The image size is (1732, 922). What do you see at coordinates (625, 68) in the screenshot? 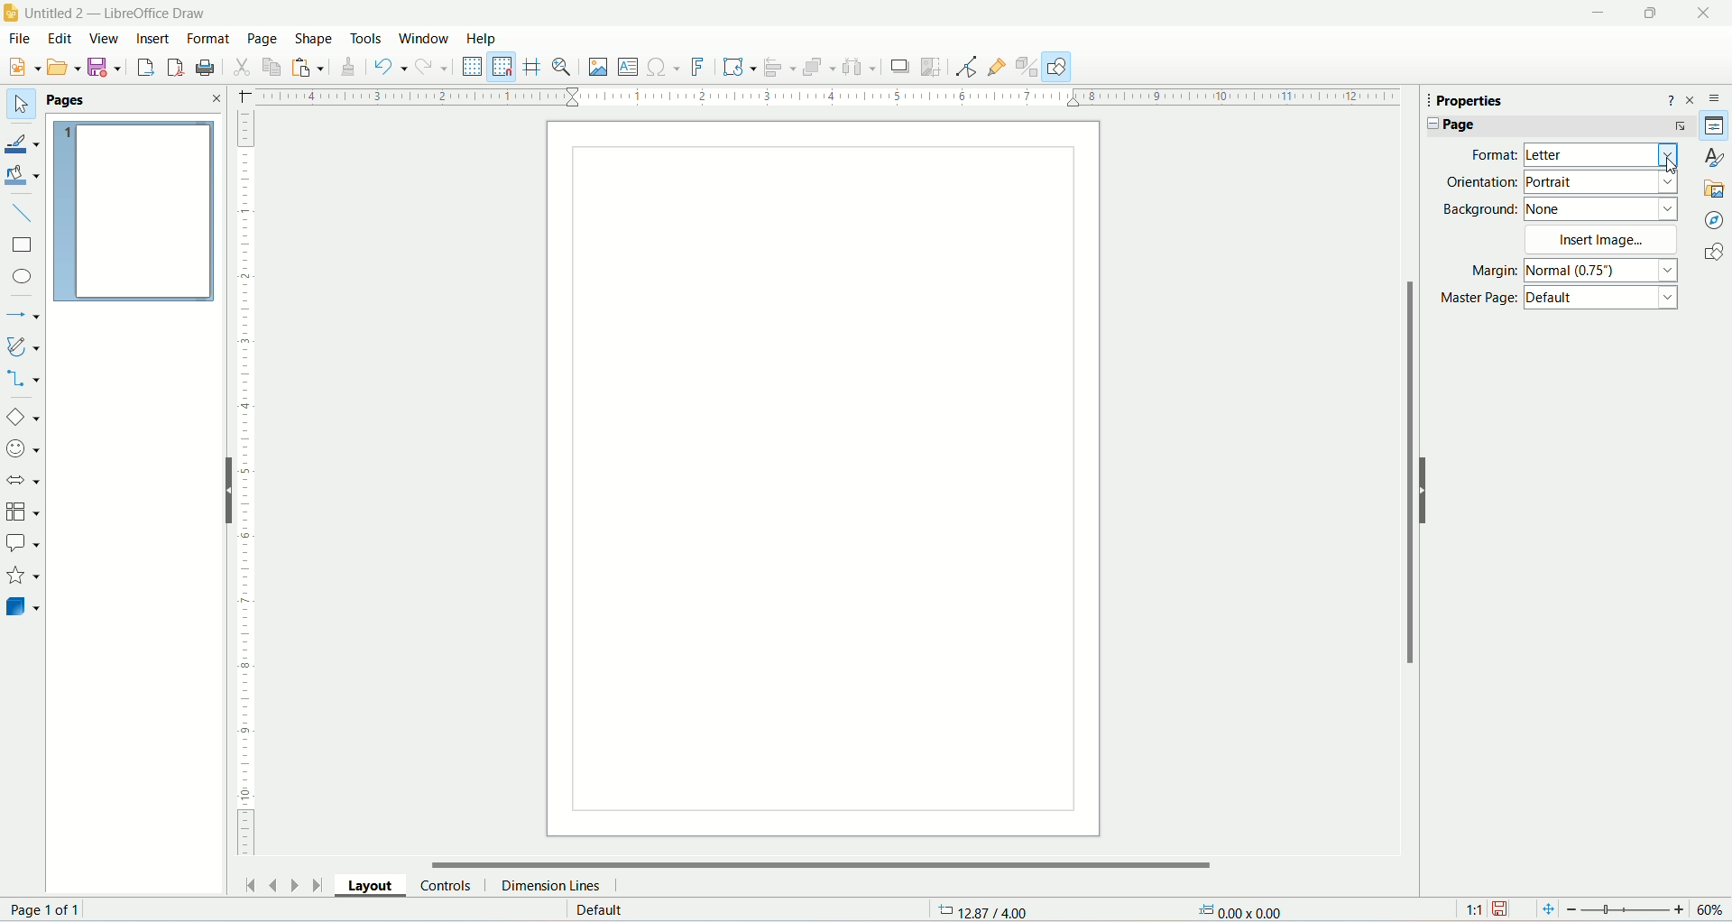
I see `insert textbox` at bounding box center [625, 68].